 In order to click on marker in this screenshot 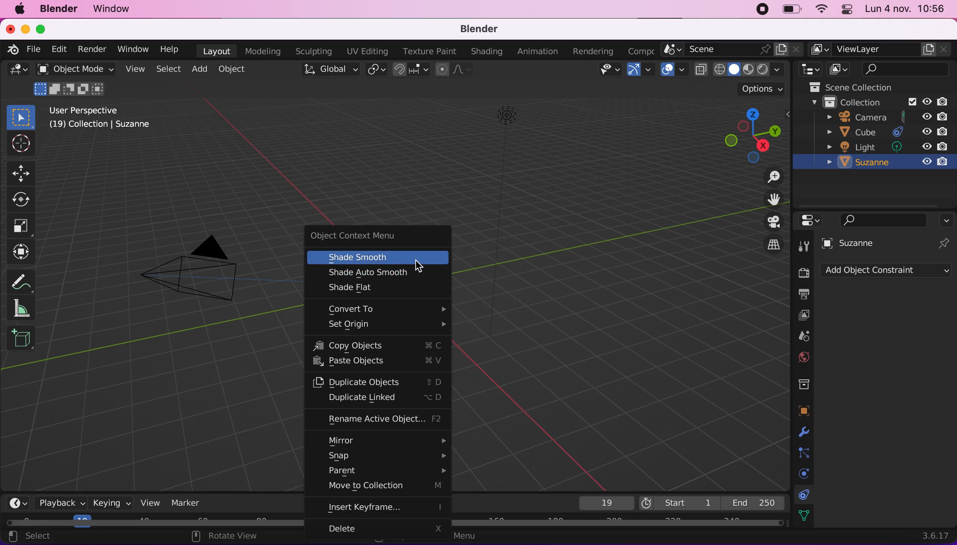, I will do `click(192, 502)`.